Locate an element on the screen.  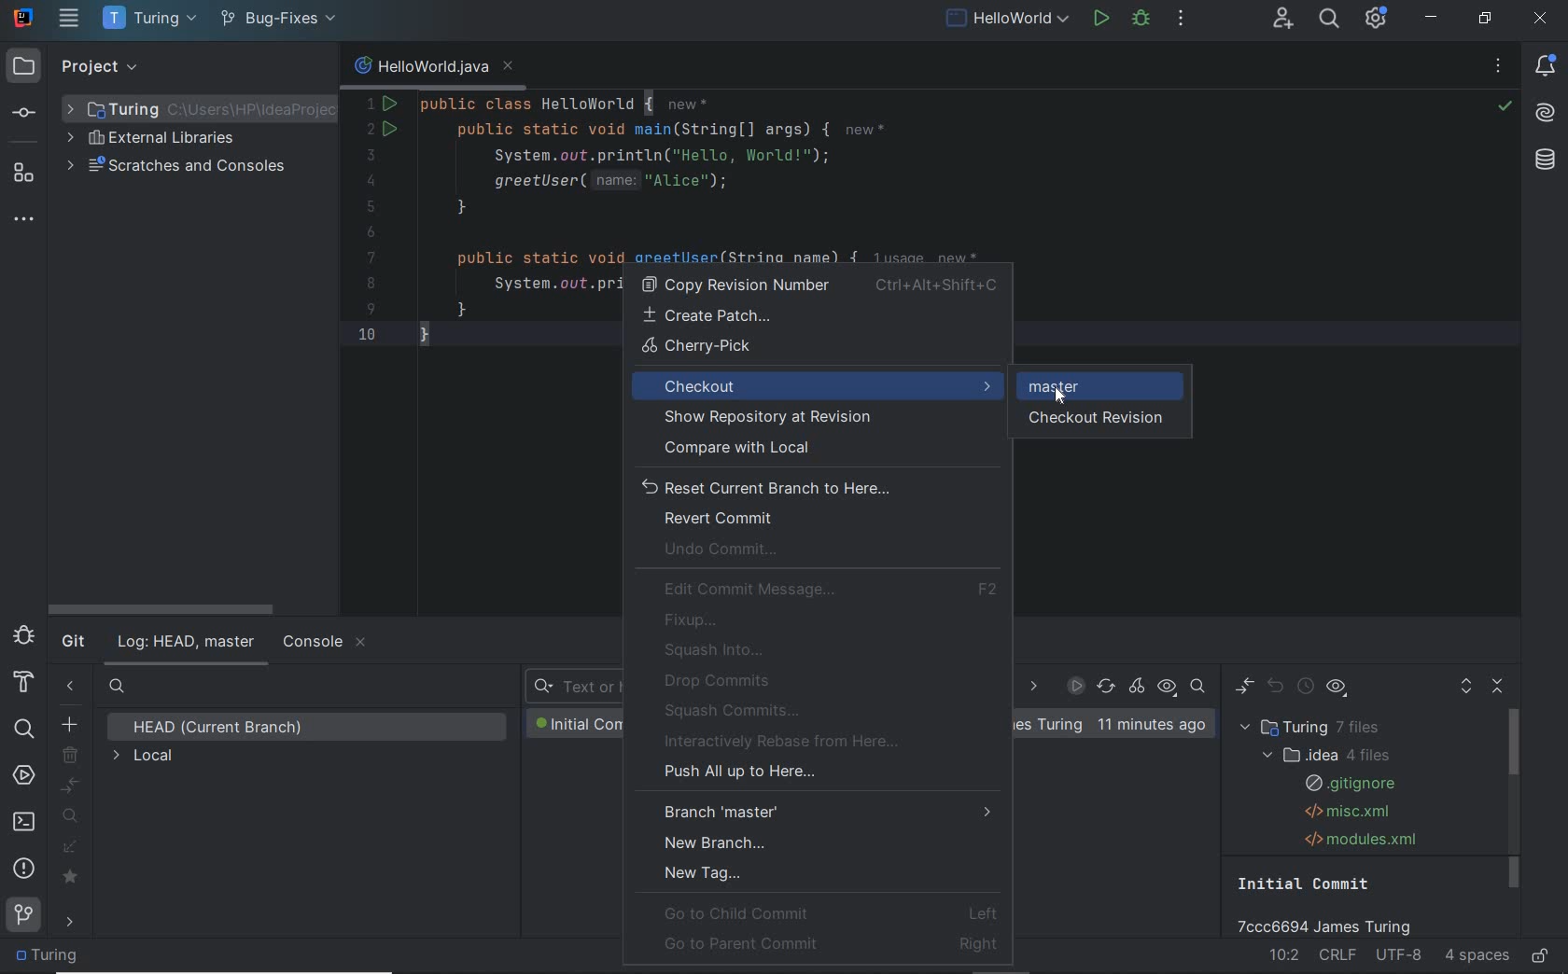
master is located at coordinates (1057, 386).